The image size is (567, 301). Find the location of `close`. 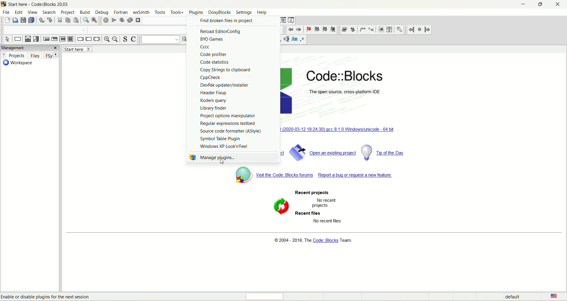

close is located at coordinates (559, 4).